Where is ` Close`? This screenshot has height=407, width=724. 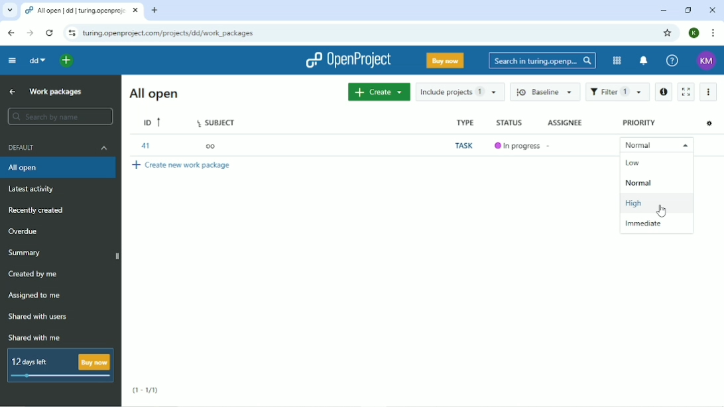
 Close is located at coordinates (713, 9).